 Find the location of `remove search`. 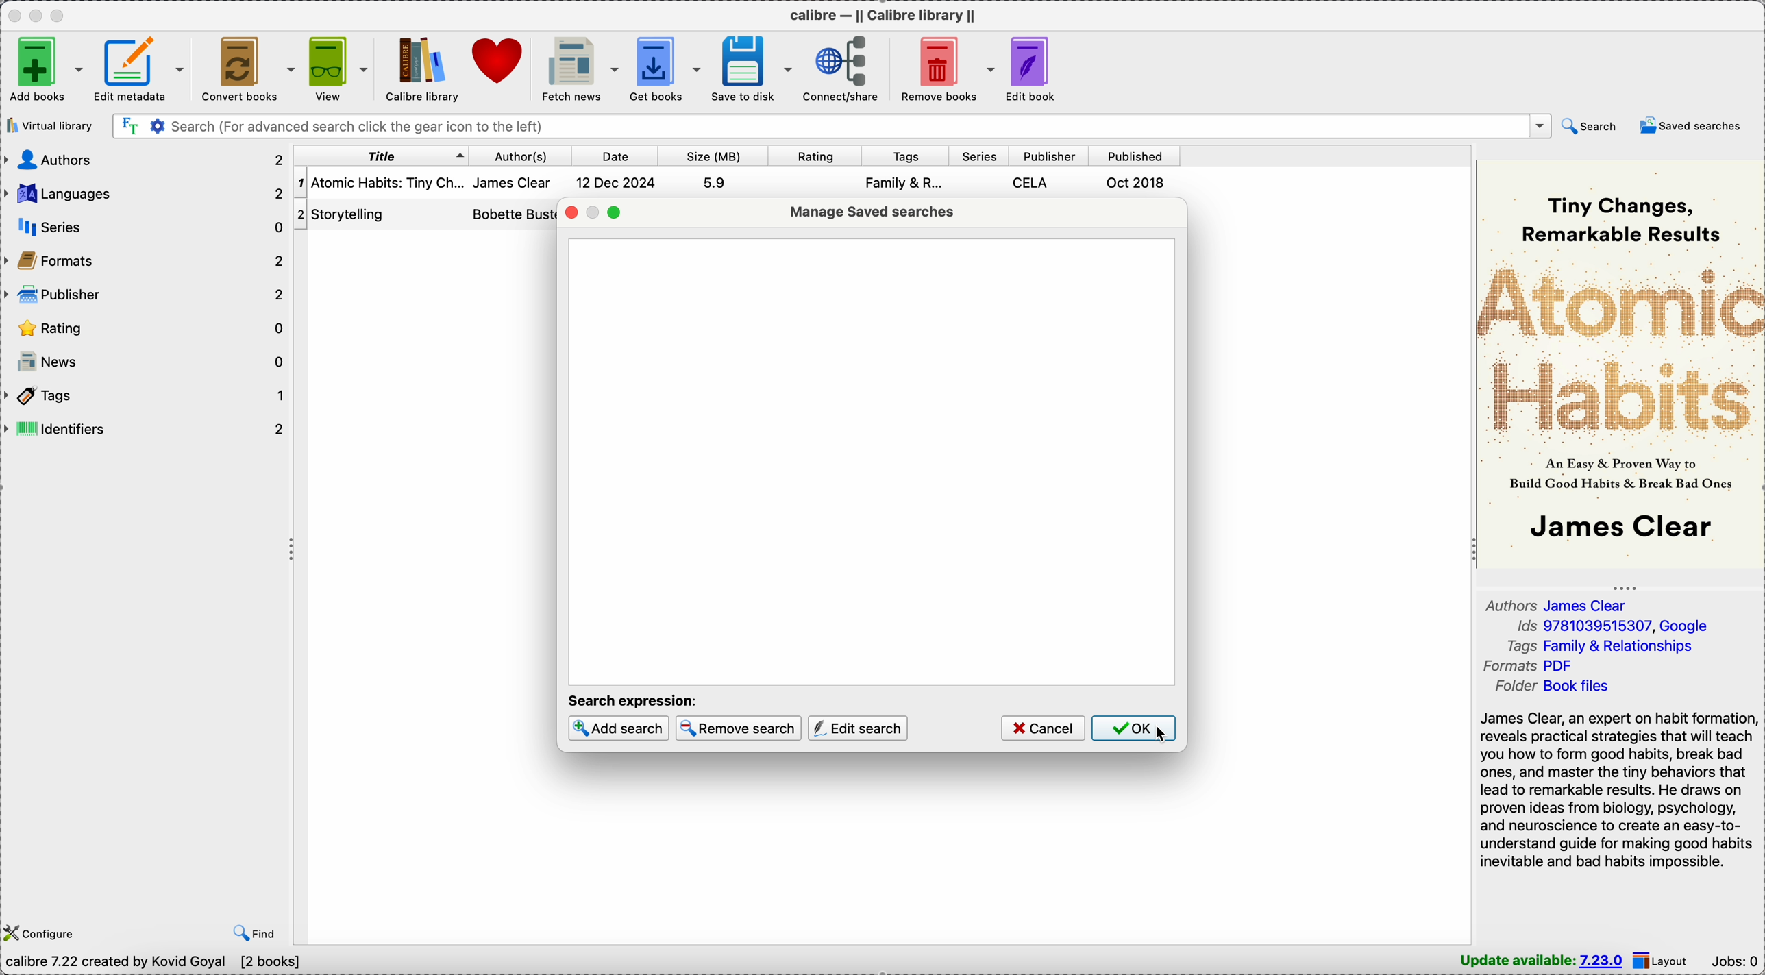

remove search is located at coordinates (737, 729).